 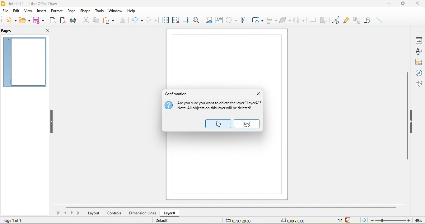 What do you see at coordinates (73, 20) in the screenshot?
I see `print` at bounding box center [73, 20].